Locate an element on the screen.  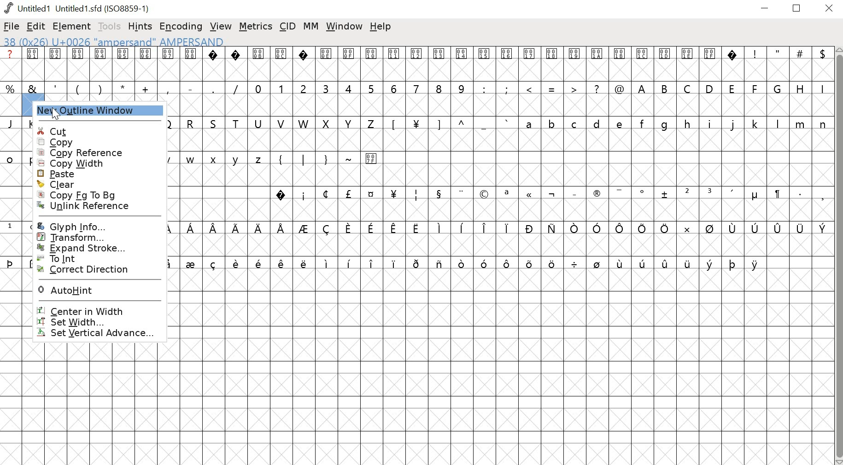
? is located at coordinates (304, 64).